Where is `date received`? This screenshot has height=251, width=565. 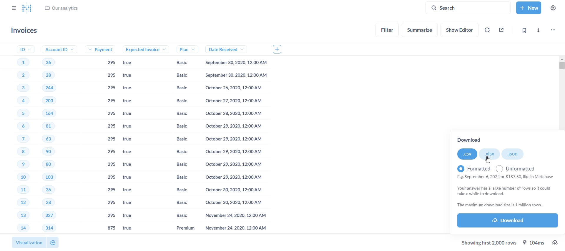
date received is located at coordinates (223, 49).